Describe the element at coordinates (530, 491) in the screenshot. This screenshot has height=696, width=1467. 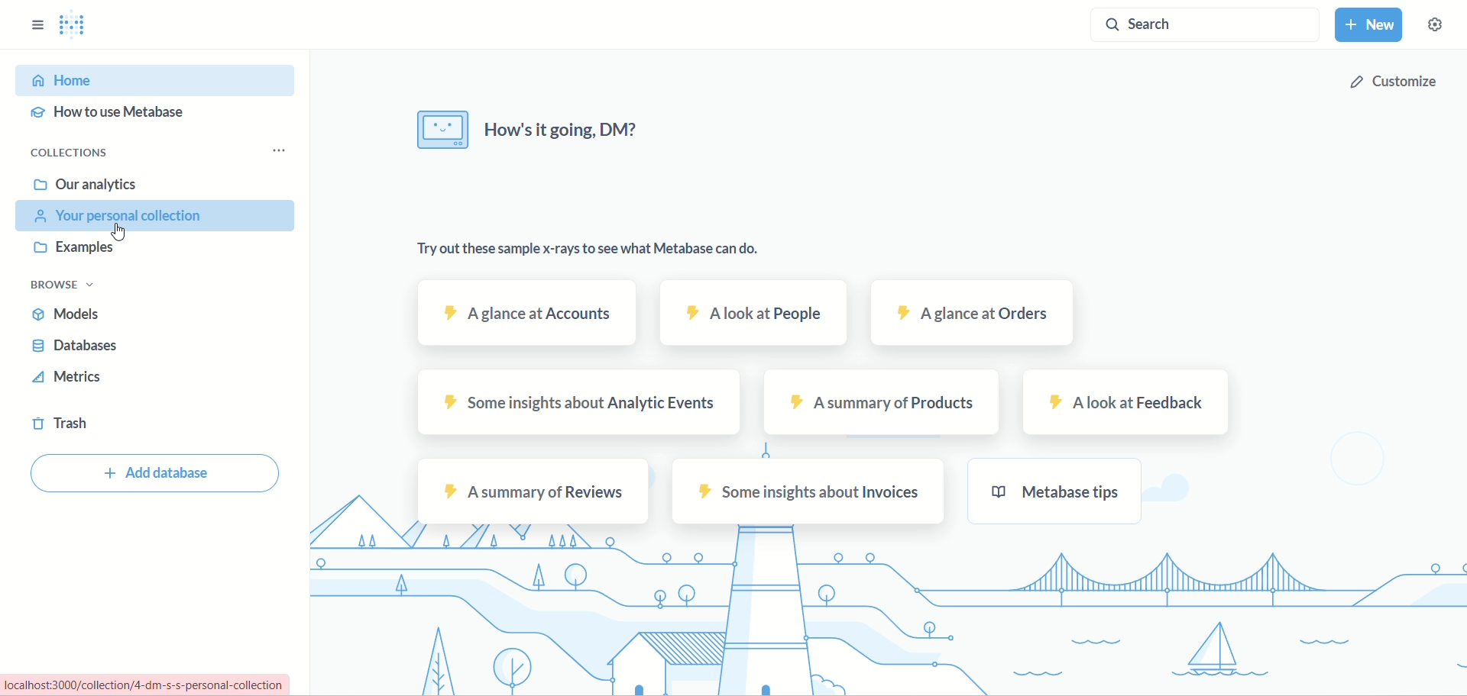
I see `A summary of reviews` at that location.